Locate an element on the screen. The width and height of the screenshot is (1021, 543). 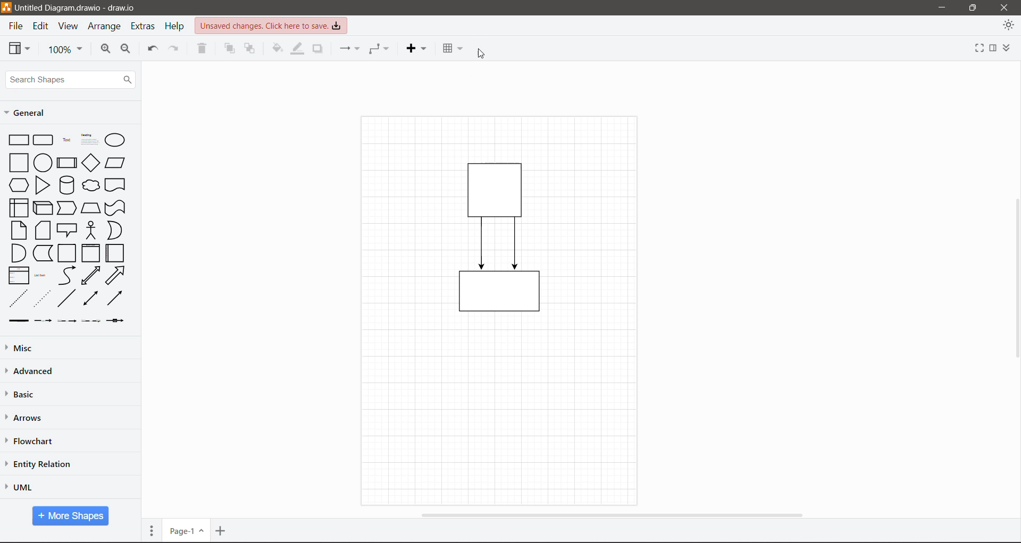
Insert Page is located at coordinates (222, 531).